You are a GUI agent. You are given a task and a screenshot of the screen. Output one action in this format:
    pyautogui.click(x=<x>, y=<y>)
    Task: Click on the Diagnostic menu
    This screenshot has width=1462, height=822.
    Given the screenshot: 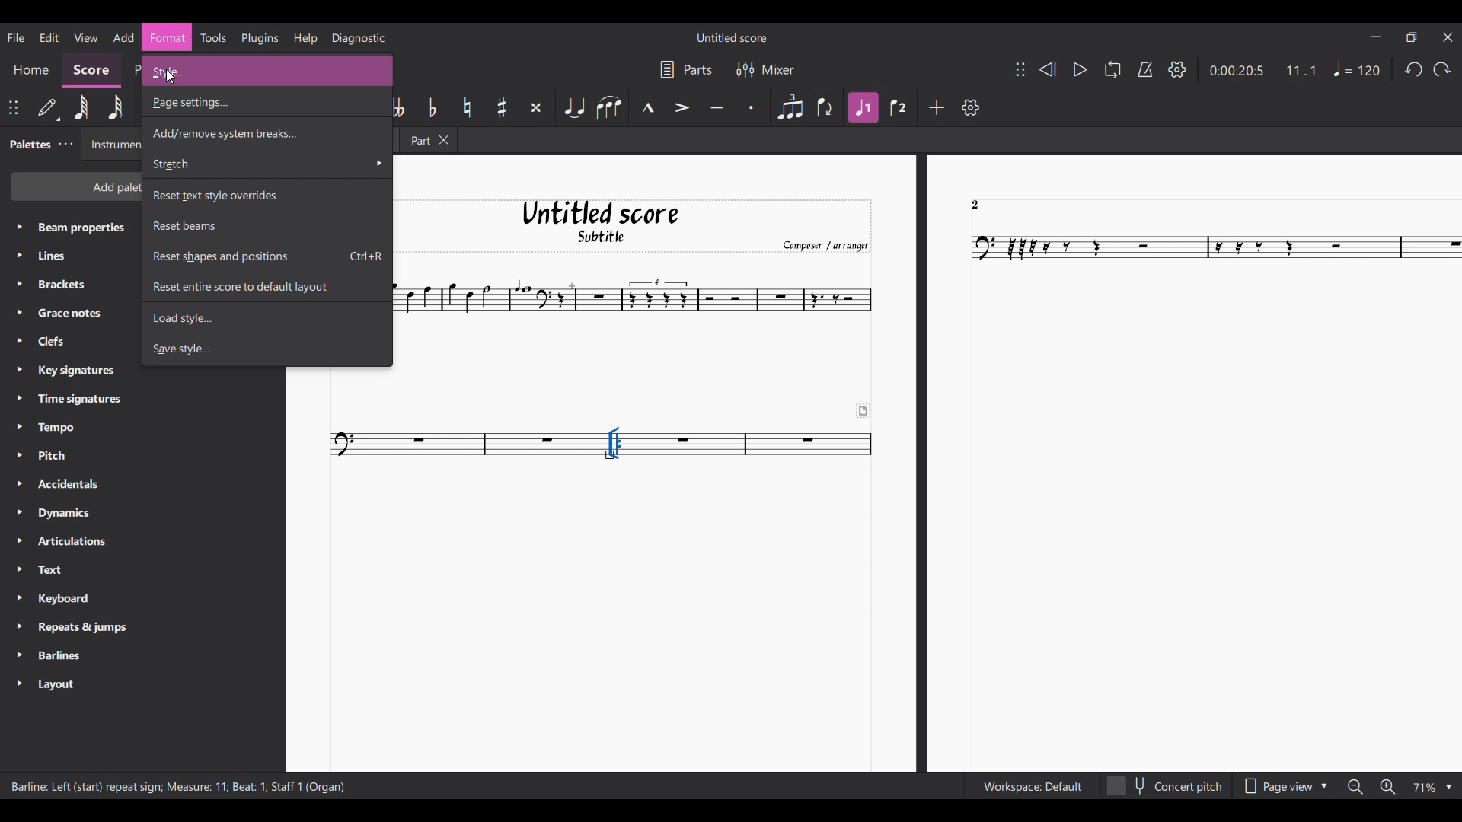 What is the action you would take?
    pyautogui.click(x=359, y=39)
    